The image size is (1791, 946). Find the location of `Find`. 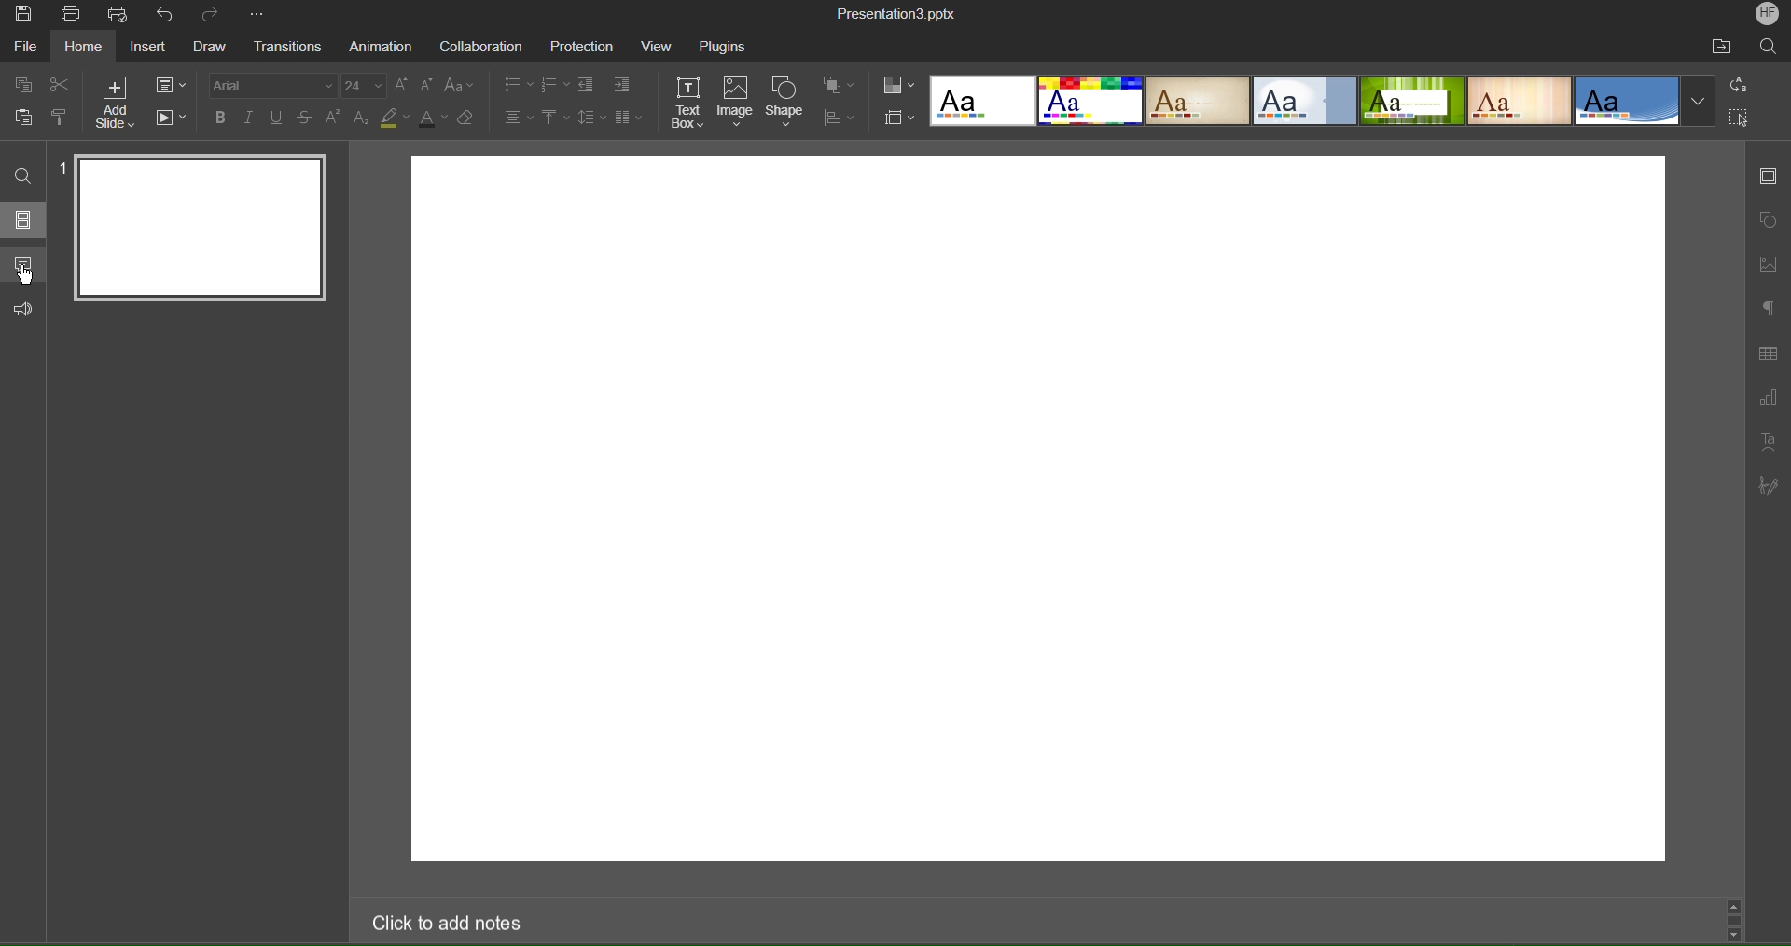

Find is located at coordinates (24, 177).